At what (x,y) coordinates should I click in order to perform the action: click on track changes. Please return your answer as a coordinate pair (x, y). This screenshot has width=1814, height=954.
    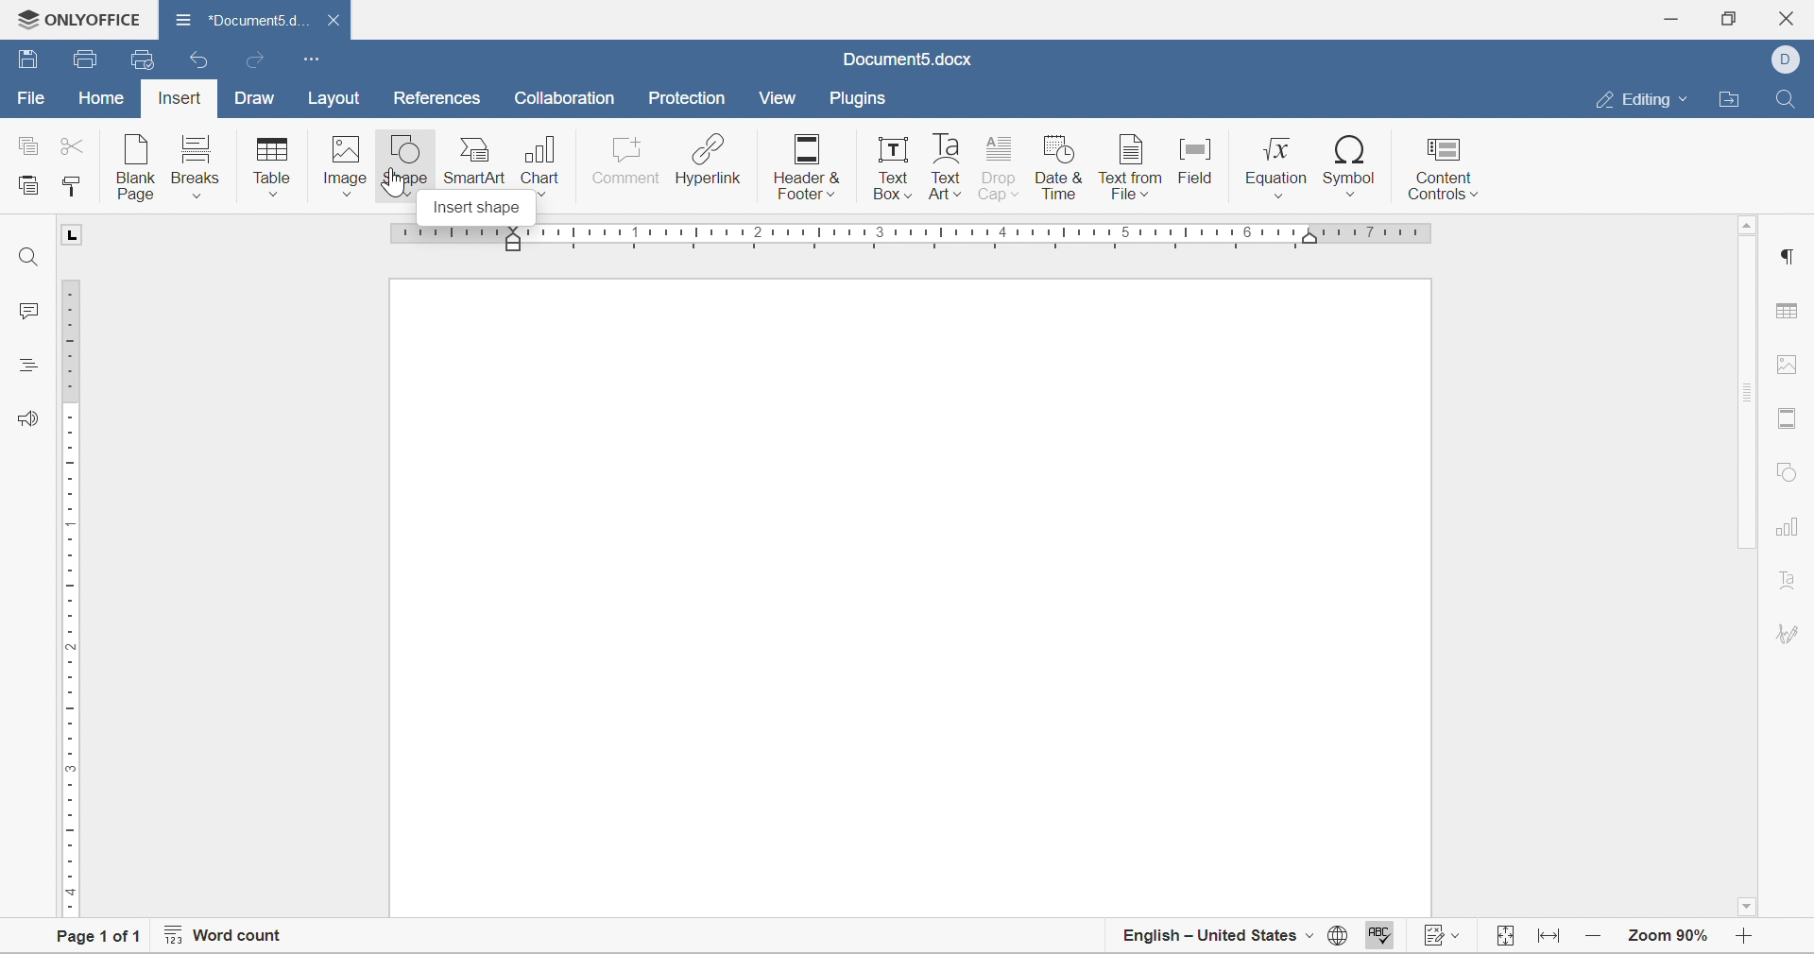
    Looking at the image, I should click on (1439, 939).